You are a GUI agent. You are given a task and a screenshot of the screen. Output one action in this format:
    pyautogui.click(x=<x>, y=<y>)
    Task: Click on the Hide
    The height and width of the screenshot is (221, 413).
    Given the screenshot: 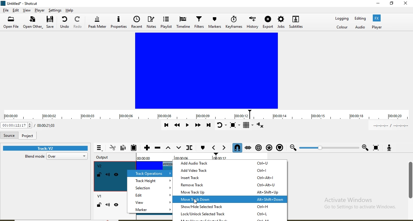 What is the action you would take?
    pyautogui.click(x=117, y=206)
    